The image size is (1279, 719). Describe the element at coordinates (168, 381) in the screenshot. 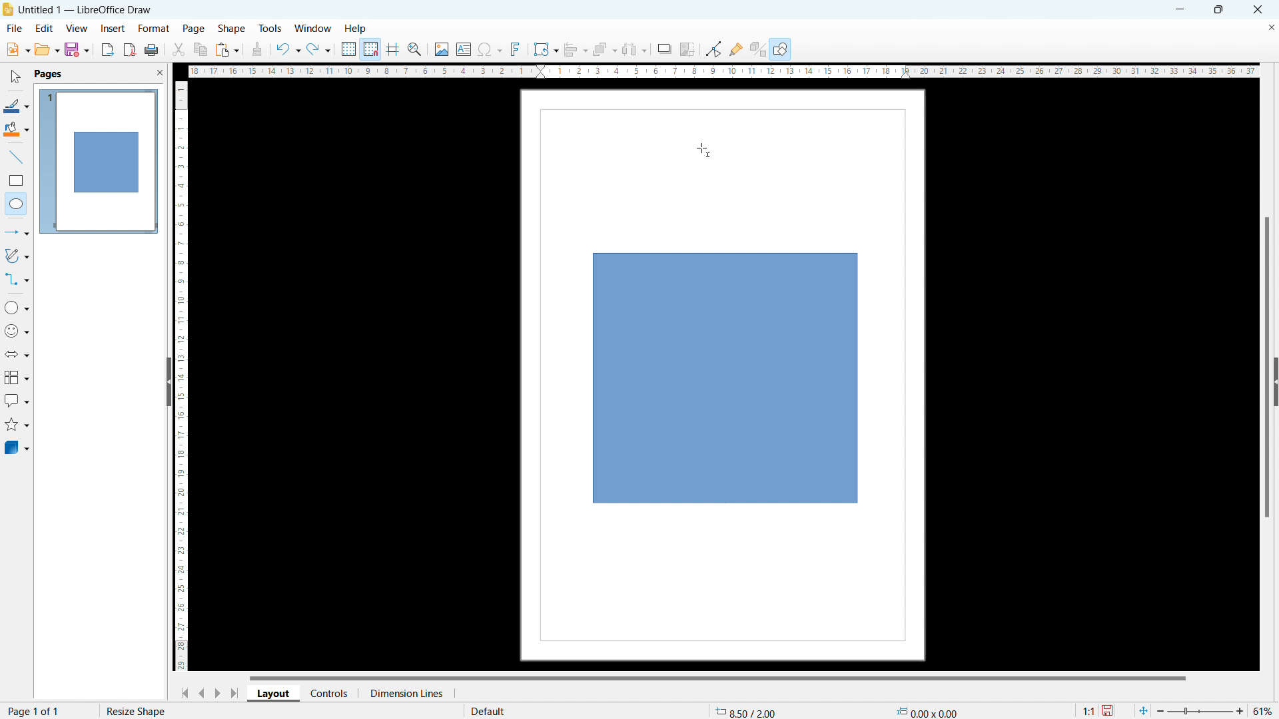

I see `hide pane` at that location.